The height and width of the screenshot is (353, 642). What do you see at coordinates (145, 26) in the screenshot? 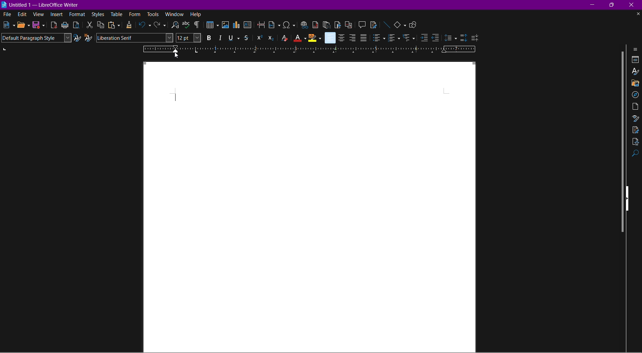
I see `Undo` at bounding box center [145, 26].